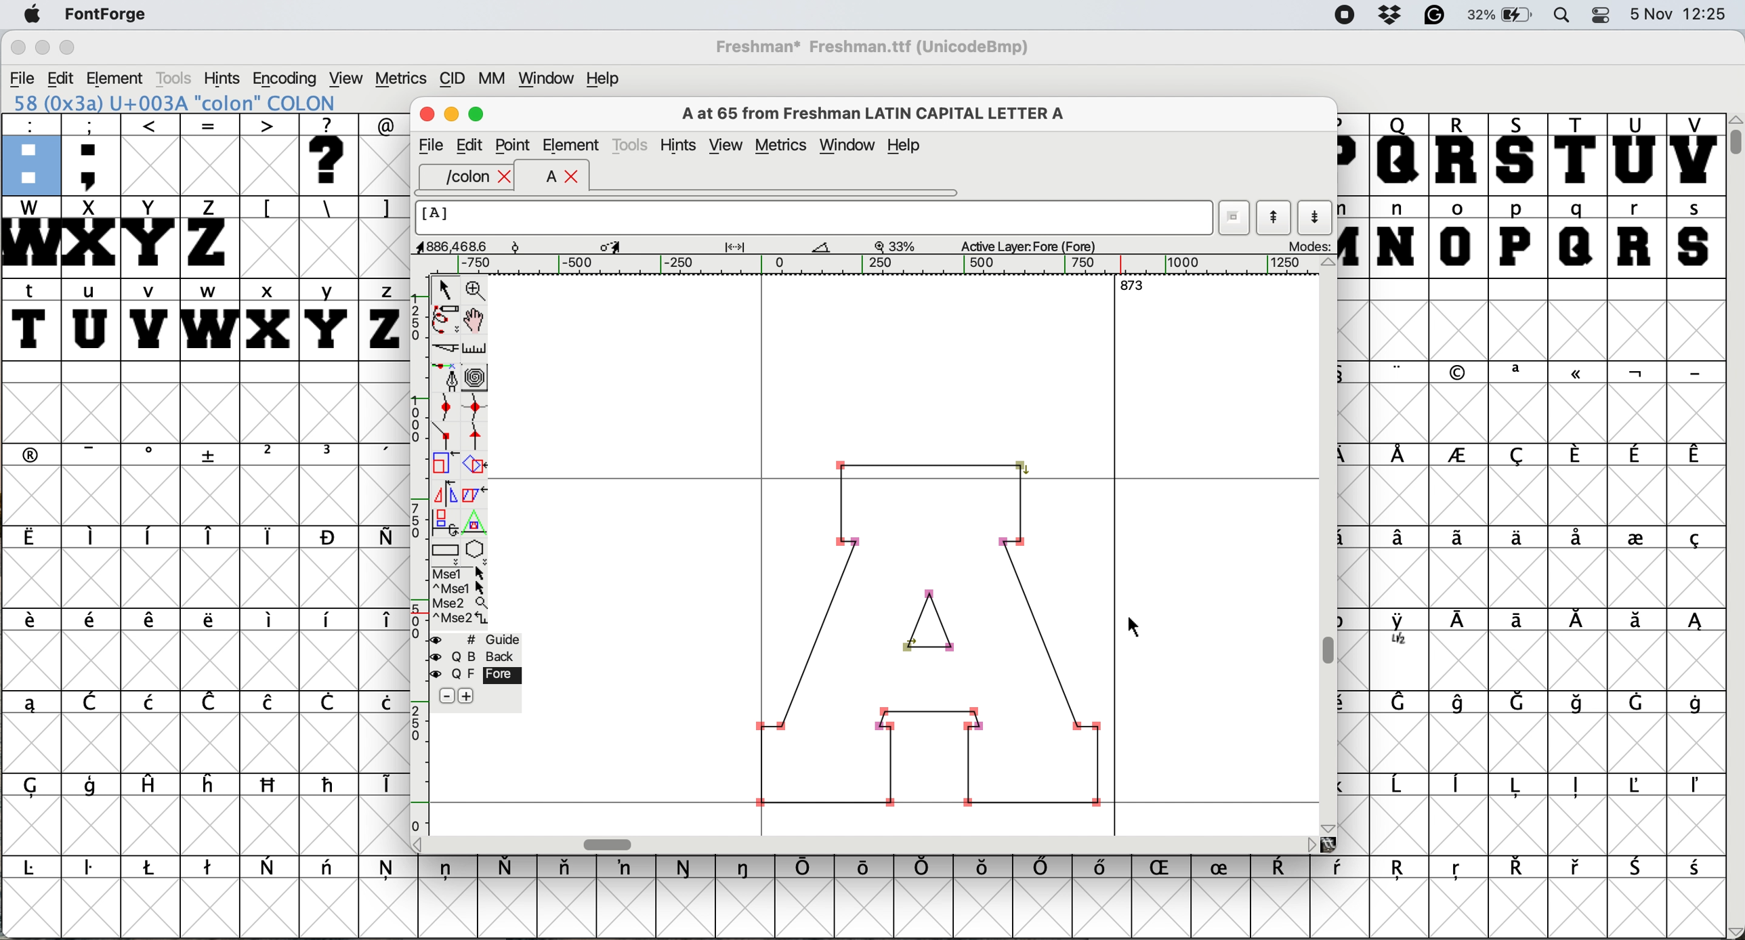 The height and width of the screenshot is (940, 1745). Describe the element at coordinates (1578, 623) in the screenshot. I see `symbol` at that location.